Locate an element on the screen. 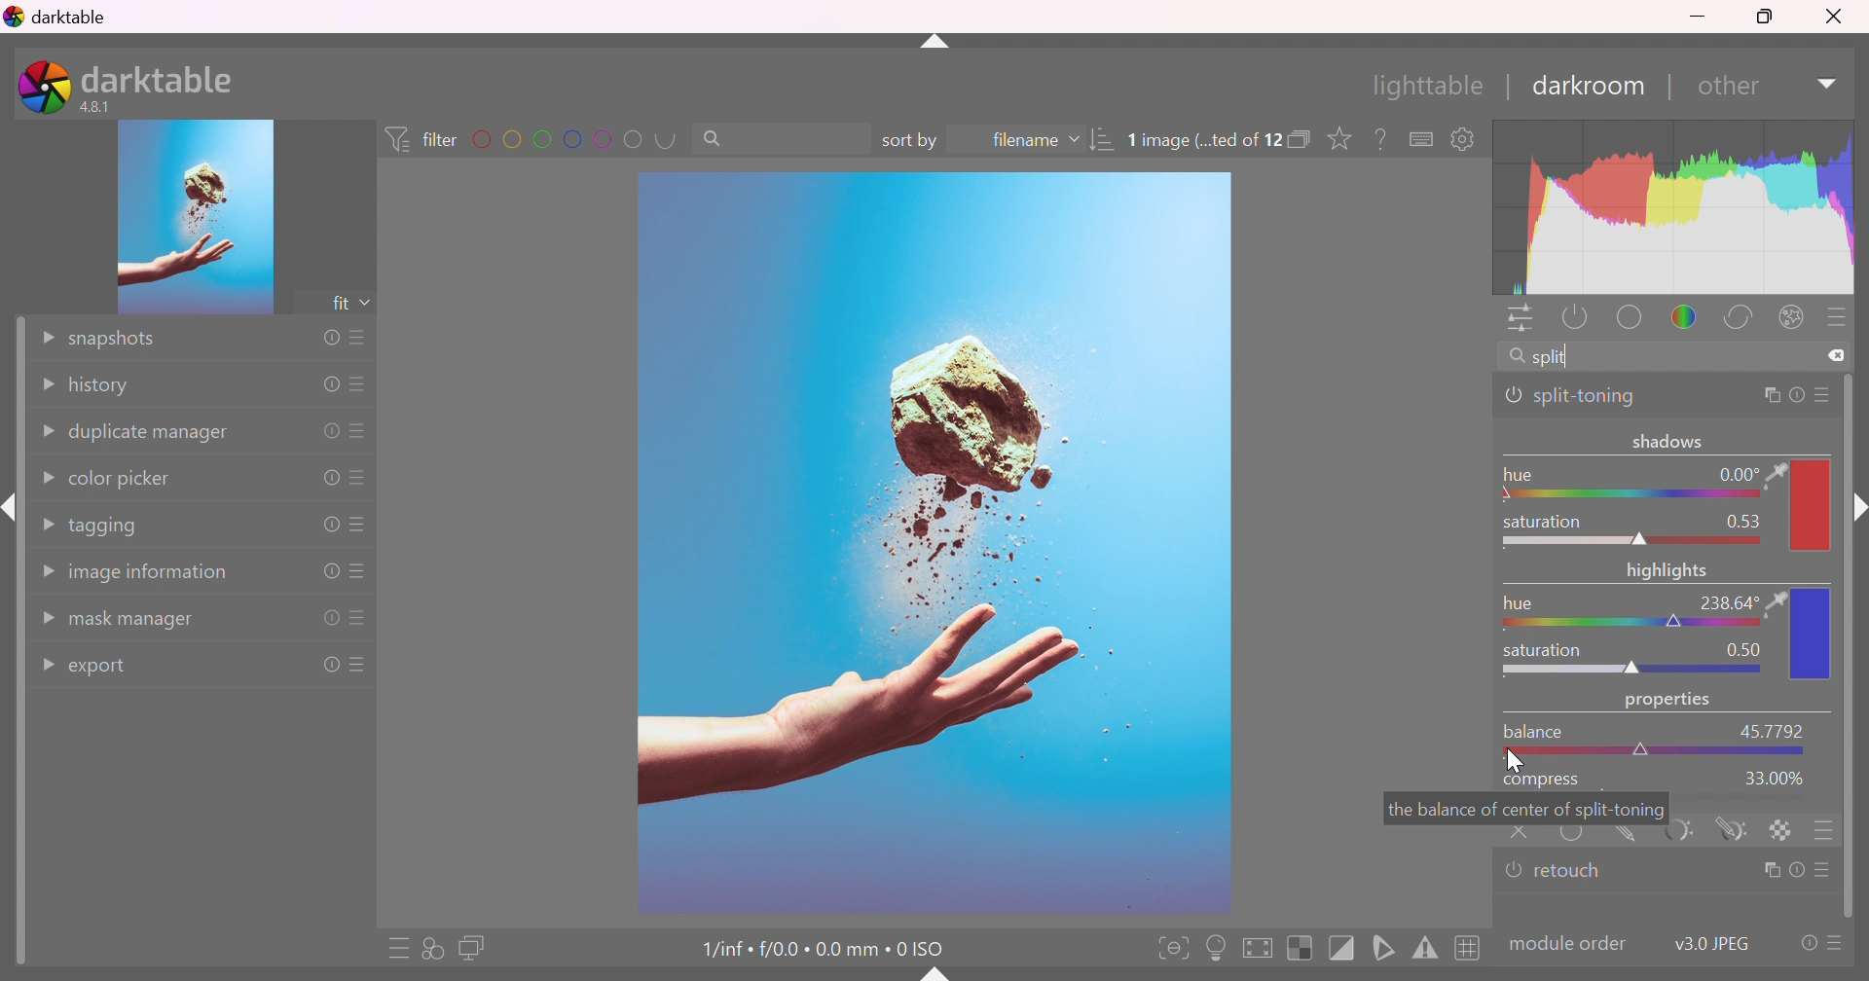 The height and width of the screenshot is (981, 1869). reset is located at coordinates (330, 384).